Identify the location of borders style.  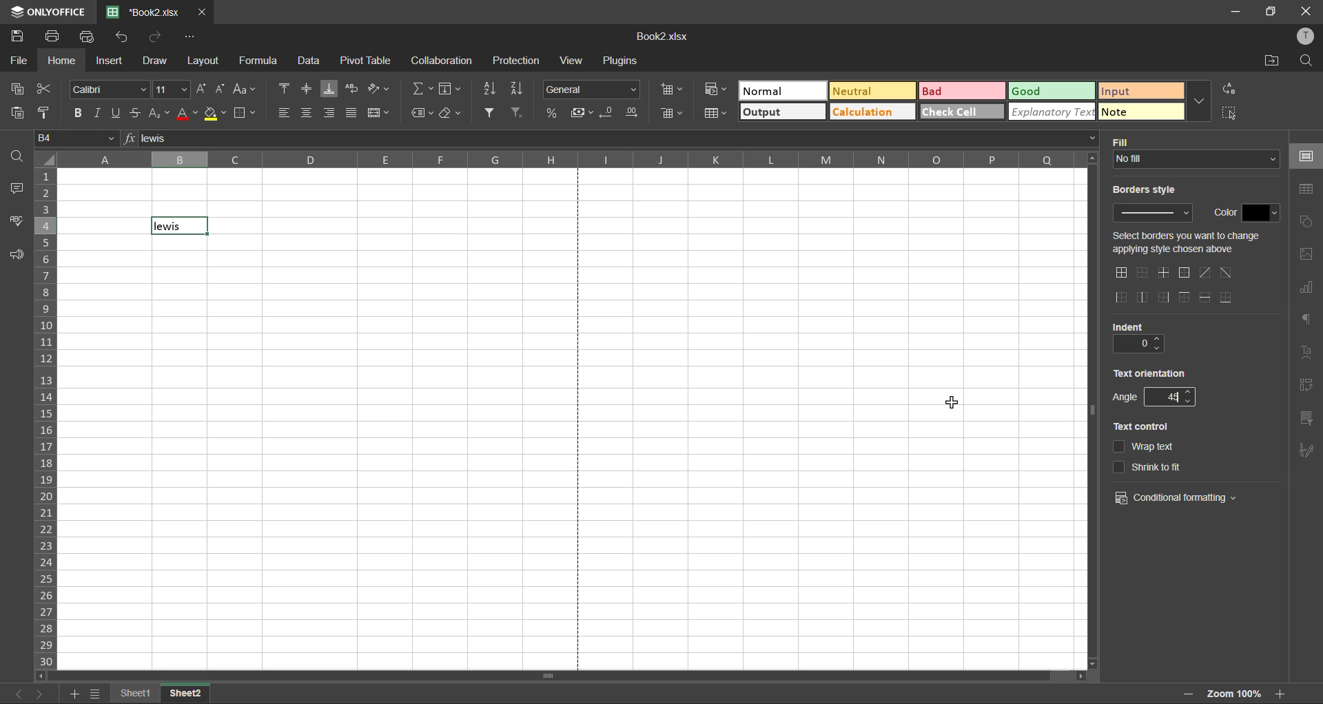
(1149, 190).